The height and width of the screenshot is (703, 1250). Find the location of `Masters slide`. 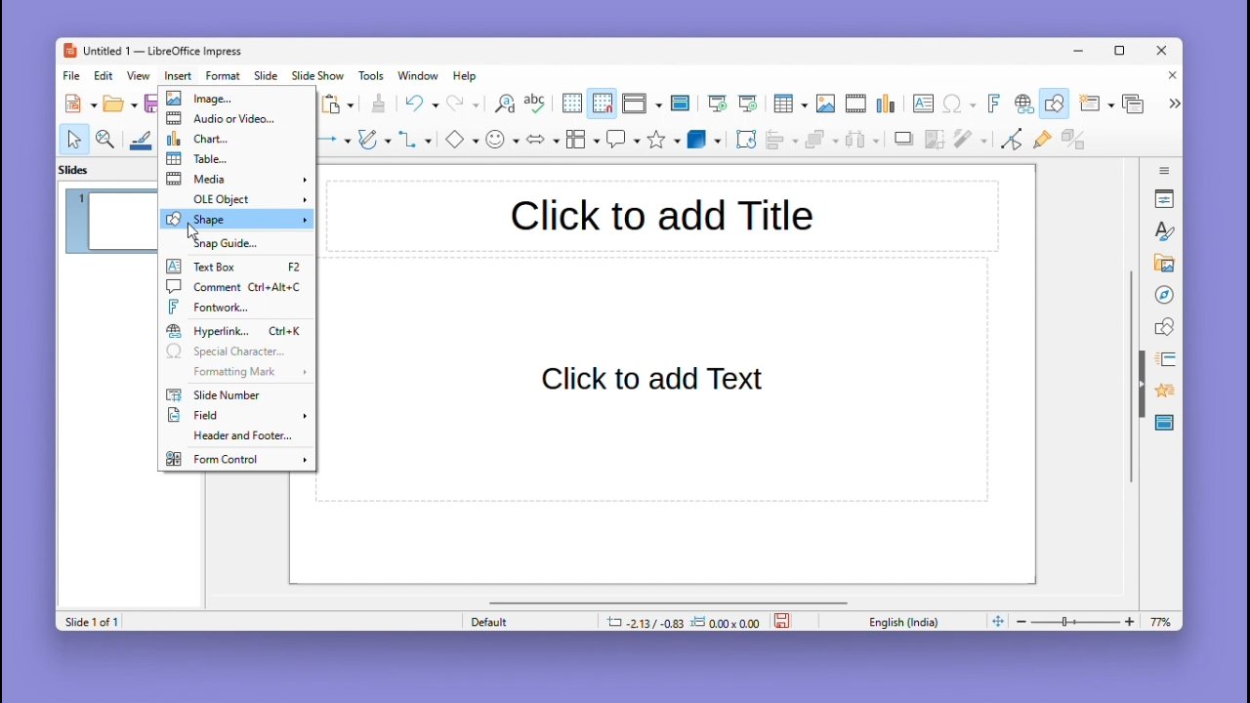

Masters slide is located at coordinates (1165, 424).